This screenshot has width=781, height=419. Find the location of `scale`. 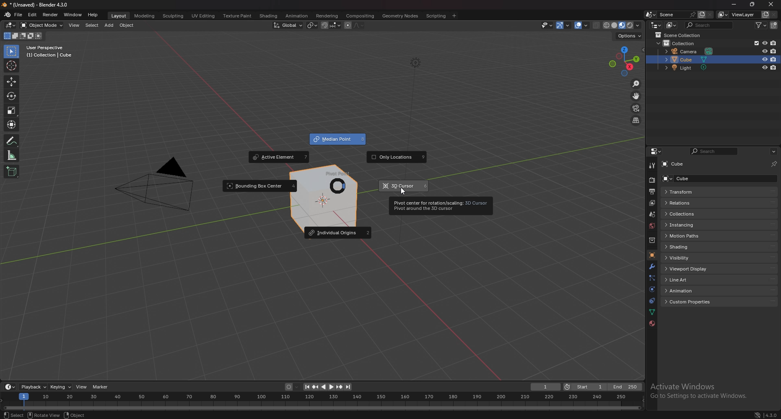

scale is located at coordinates (11, 110).